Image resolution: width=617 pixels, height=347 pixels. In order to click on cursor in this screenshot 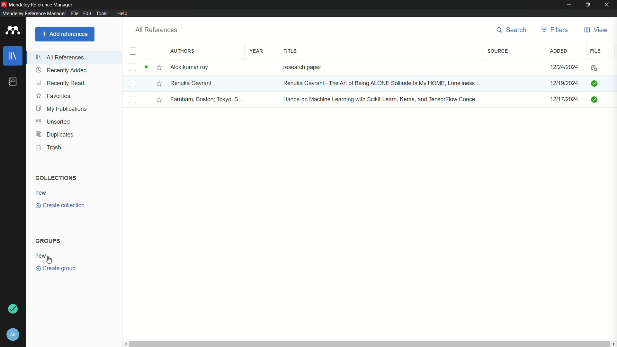, I will do `click(48, 260)`.